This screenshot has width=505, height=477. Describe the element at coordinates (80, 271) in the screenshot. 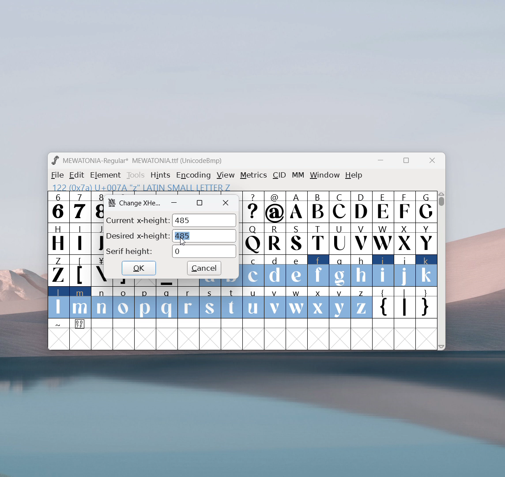

I see `[` at that location.